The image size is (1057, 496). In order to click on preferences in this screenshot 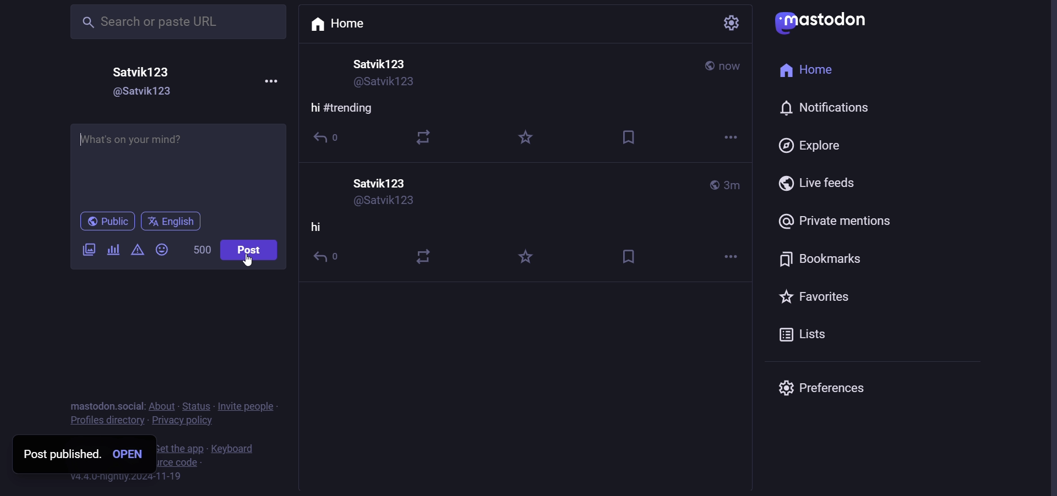, I will do `click(822, 385)`.